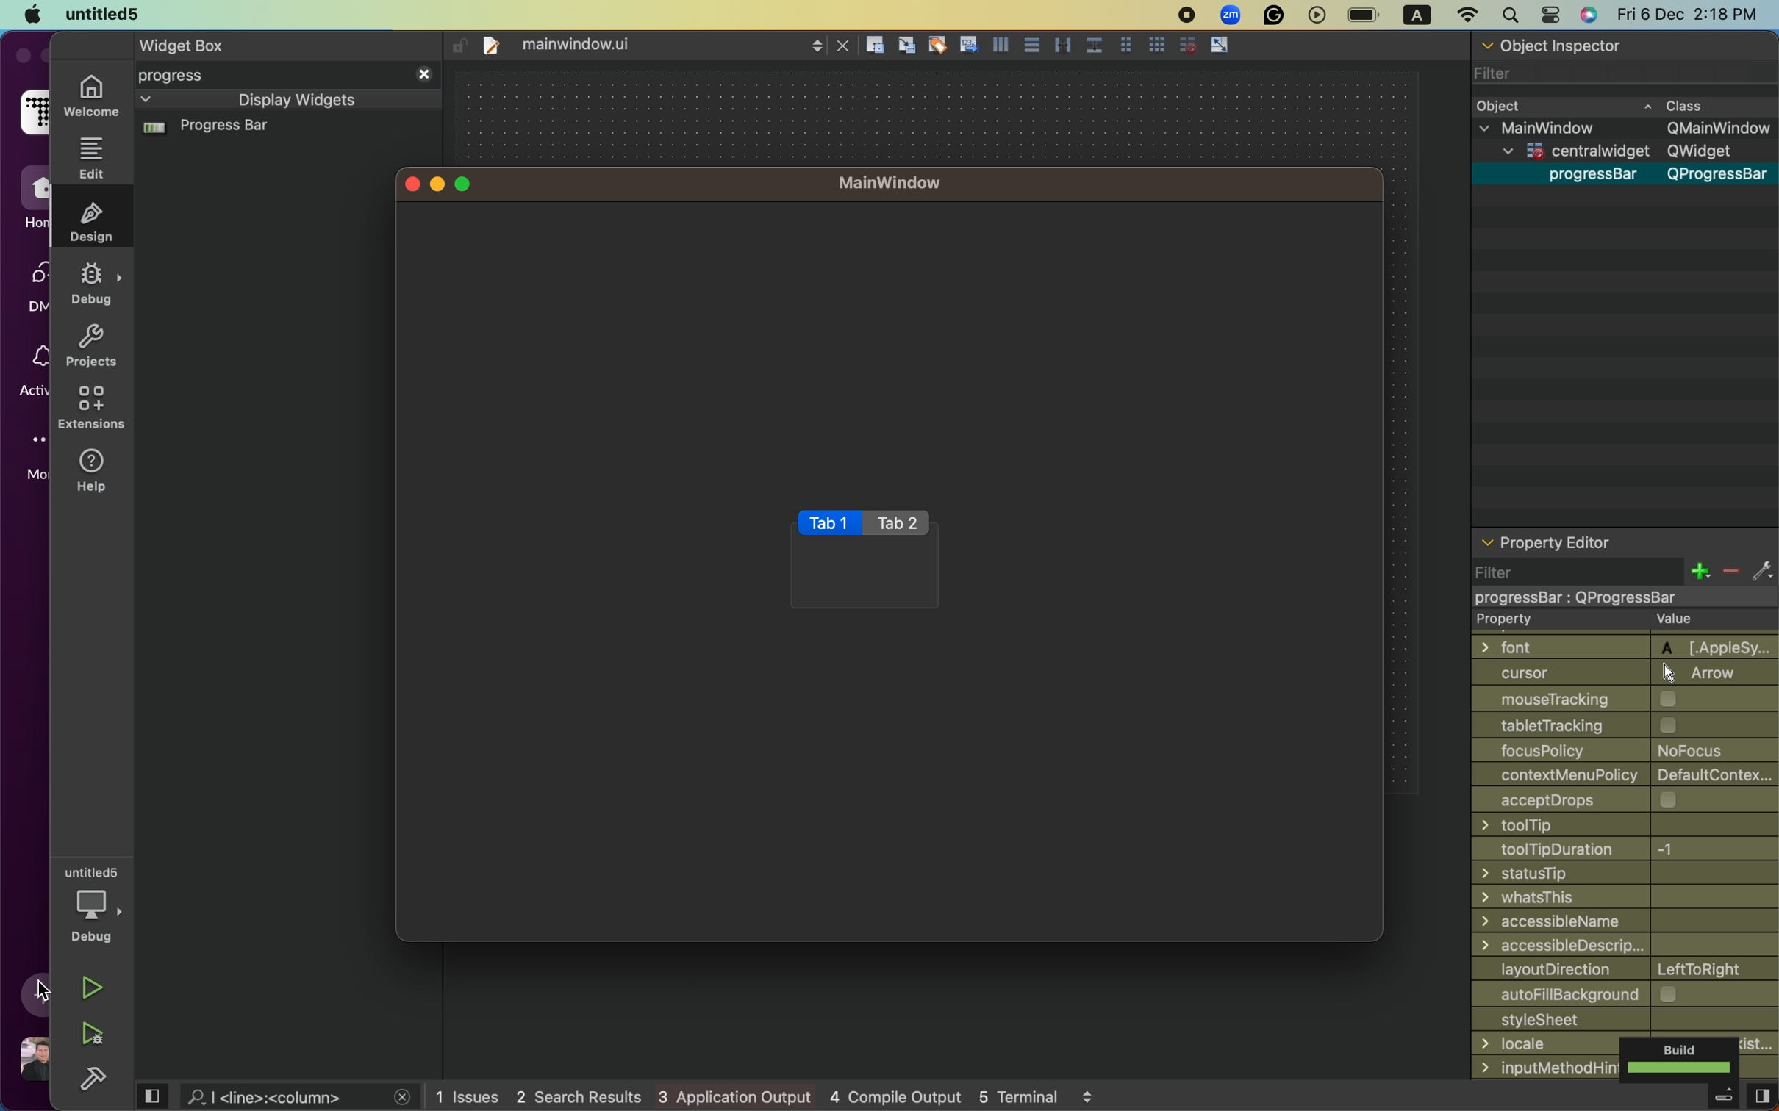  I want to click on menupolicy, so click(1626, 775).